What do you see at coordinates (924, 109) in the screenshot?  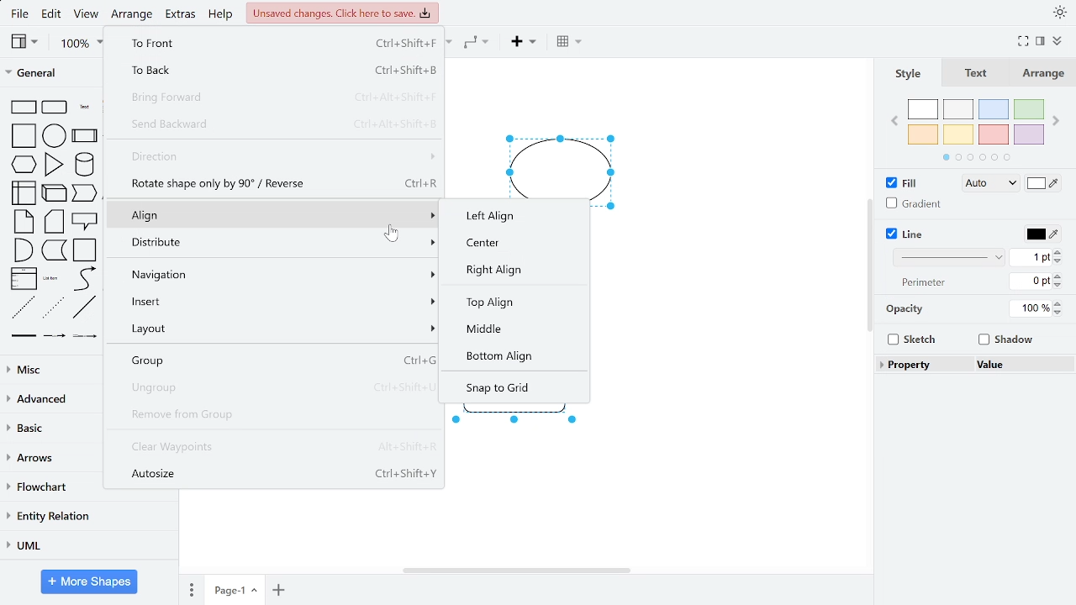 I see `white` at bounding box center [924, 109].